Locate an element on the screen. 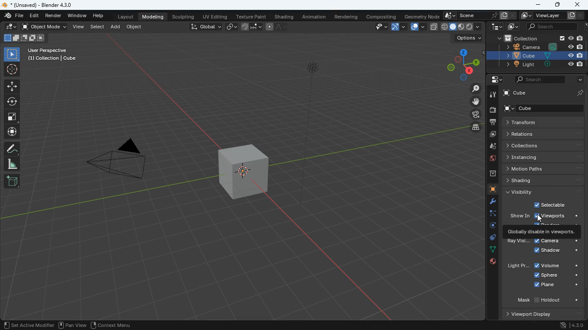 This screenshot has width=588, height=330. select is located at coordinates (98, 27).